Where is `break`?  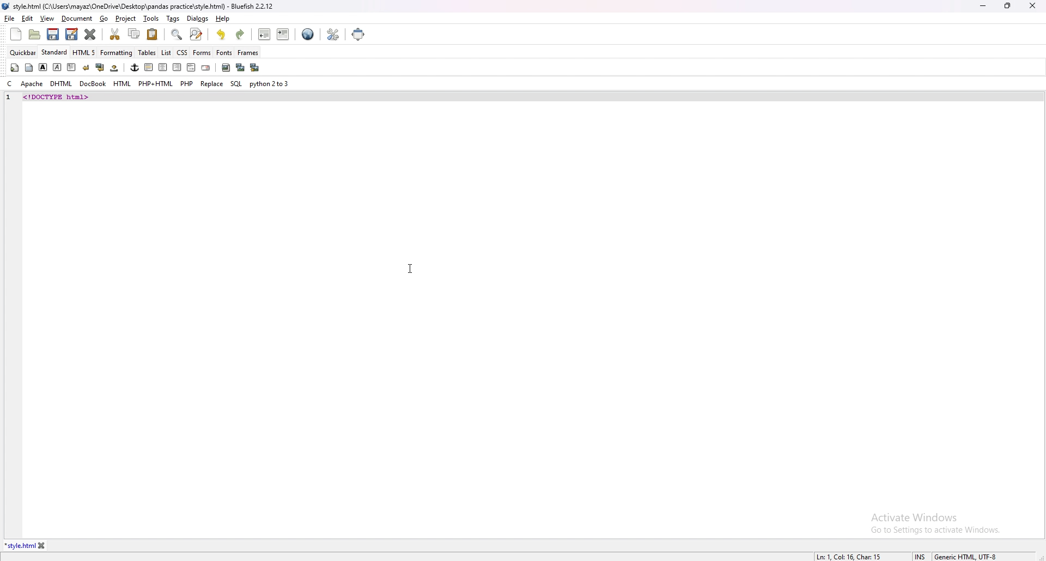 break is located at coordinates (86, 67).